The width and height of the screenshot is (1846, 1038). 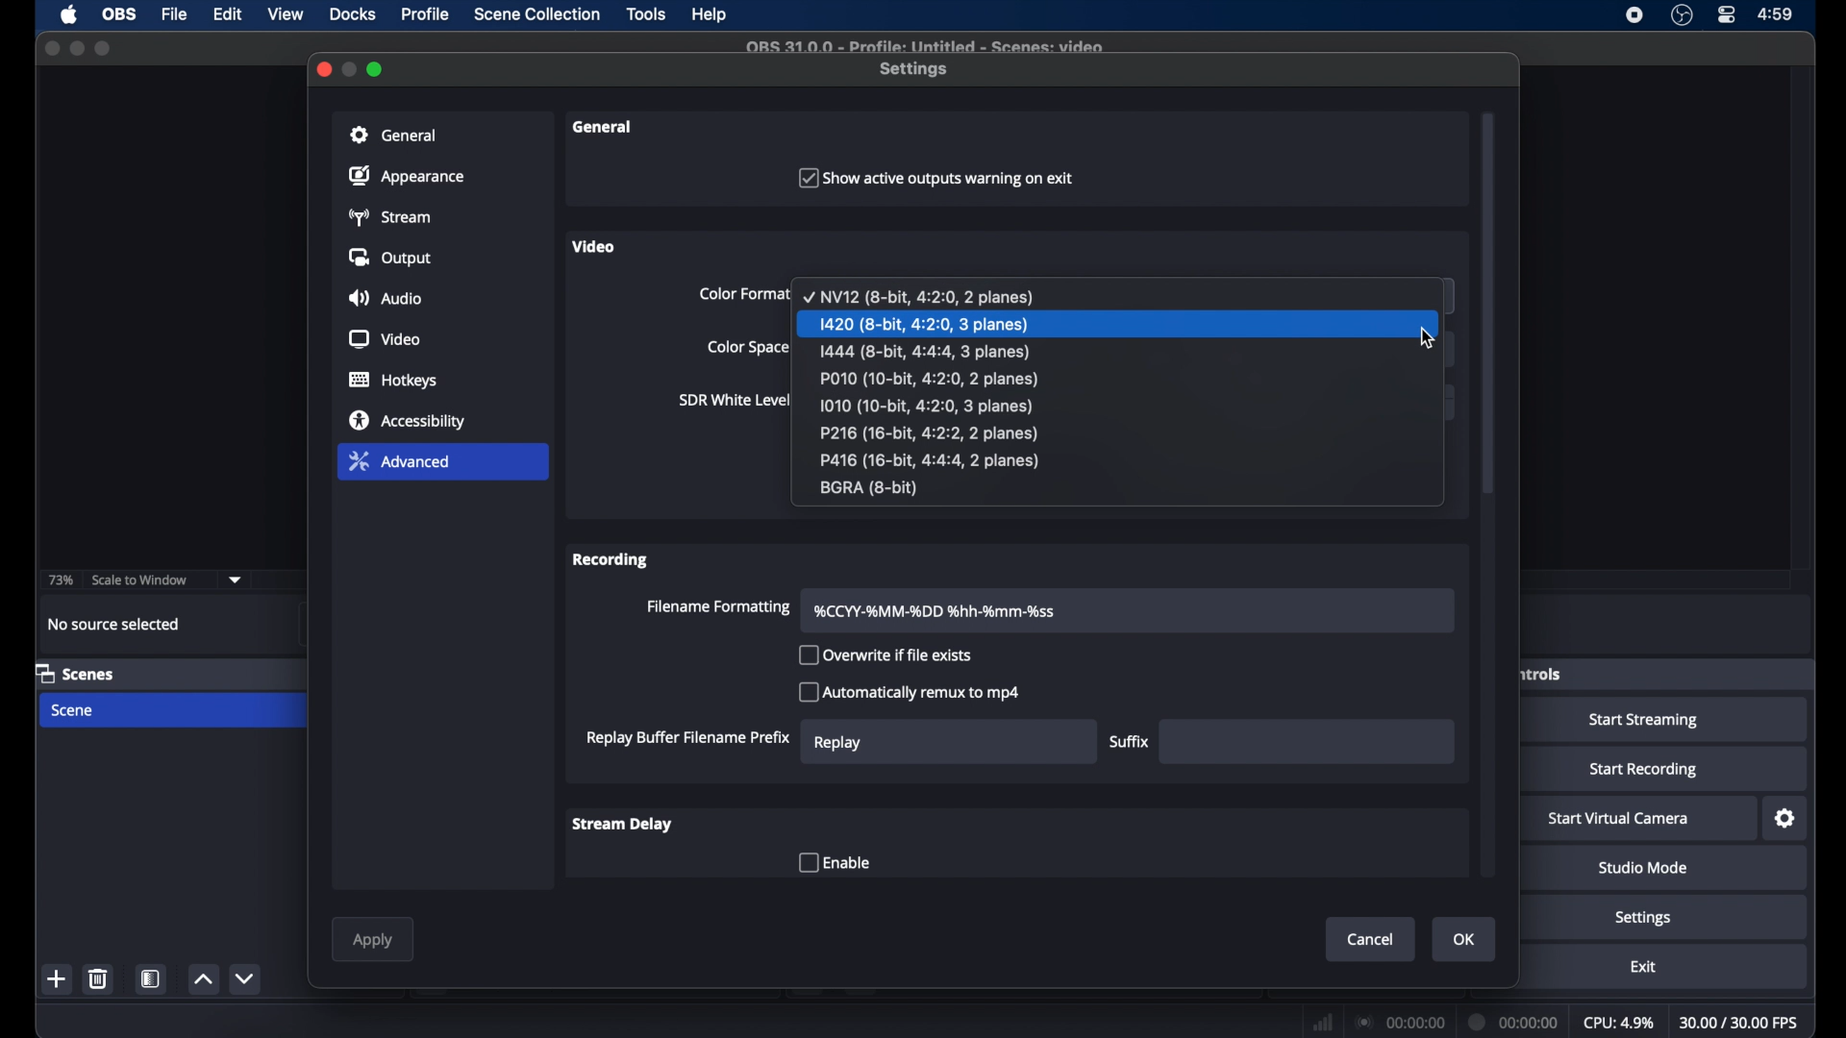 What do you see at coordinates (385, 339) in the screenshot?
I see `video` at bounding box center [385, 339].